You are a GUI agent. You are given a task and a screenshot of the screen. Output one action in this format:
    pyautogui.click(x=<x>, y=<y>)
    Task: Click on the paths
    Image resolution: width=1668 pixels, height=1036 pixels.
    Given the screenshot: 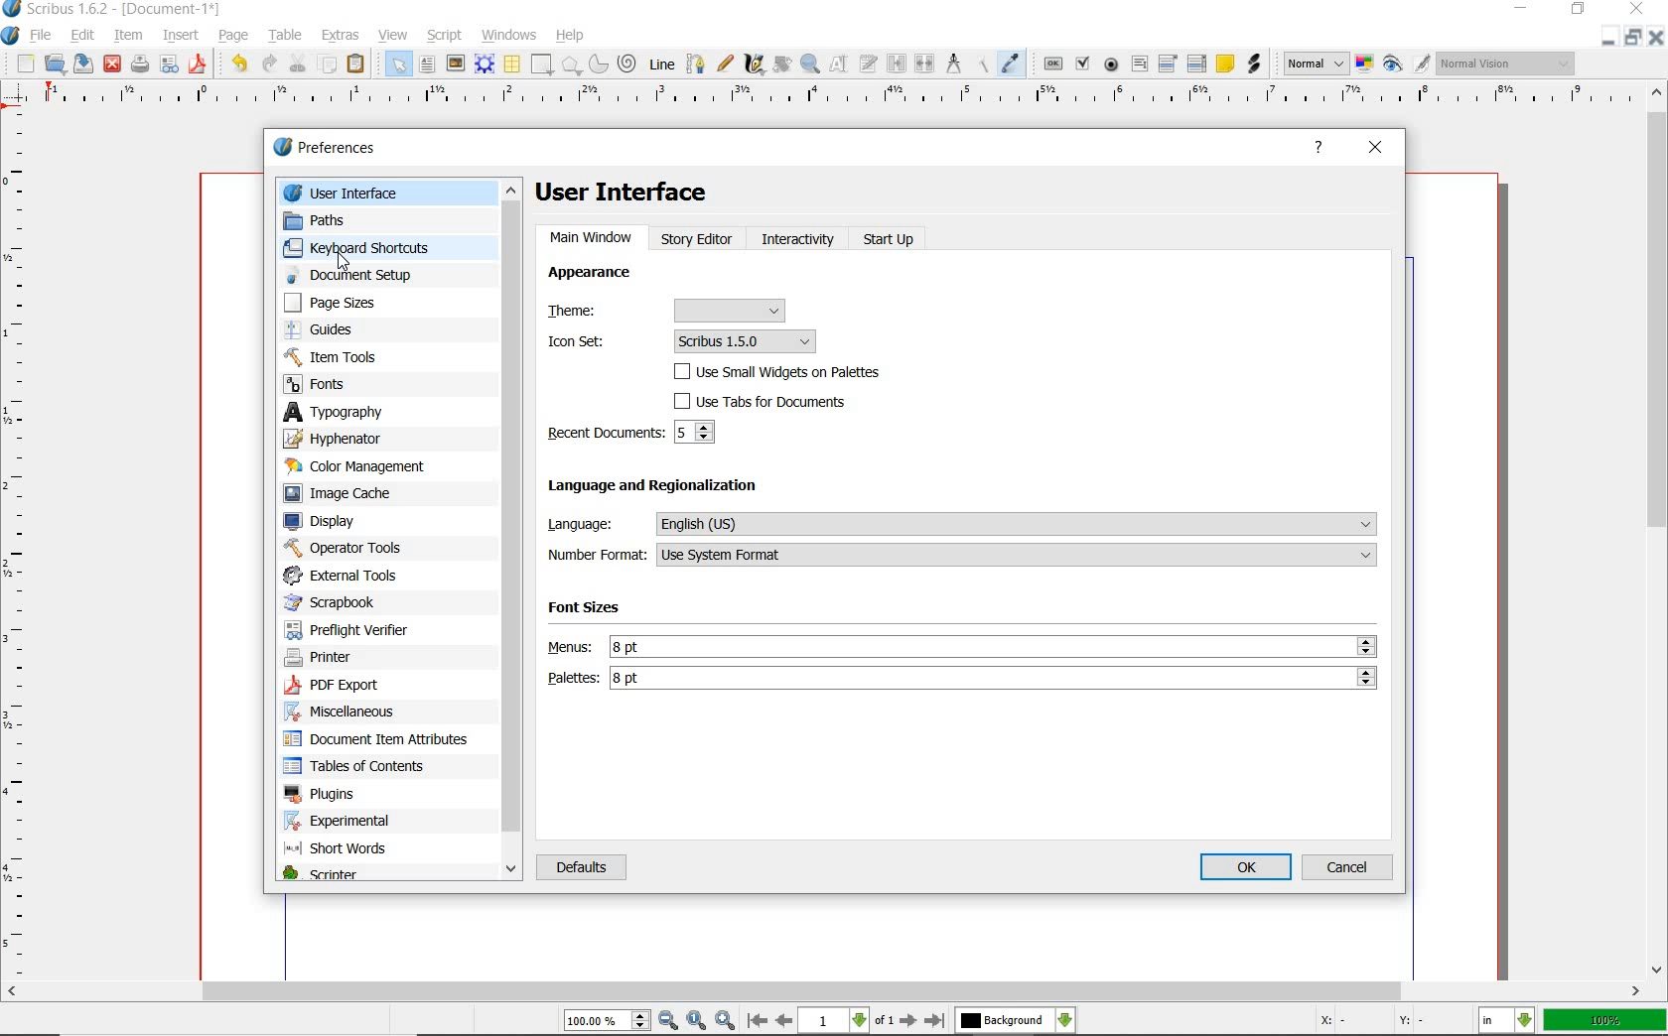 What is the action you would take?
    pyautogui.click(x=338, y=219)
    